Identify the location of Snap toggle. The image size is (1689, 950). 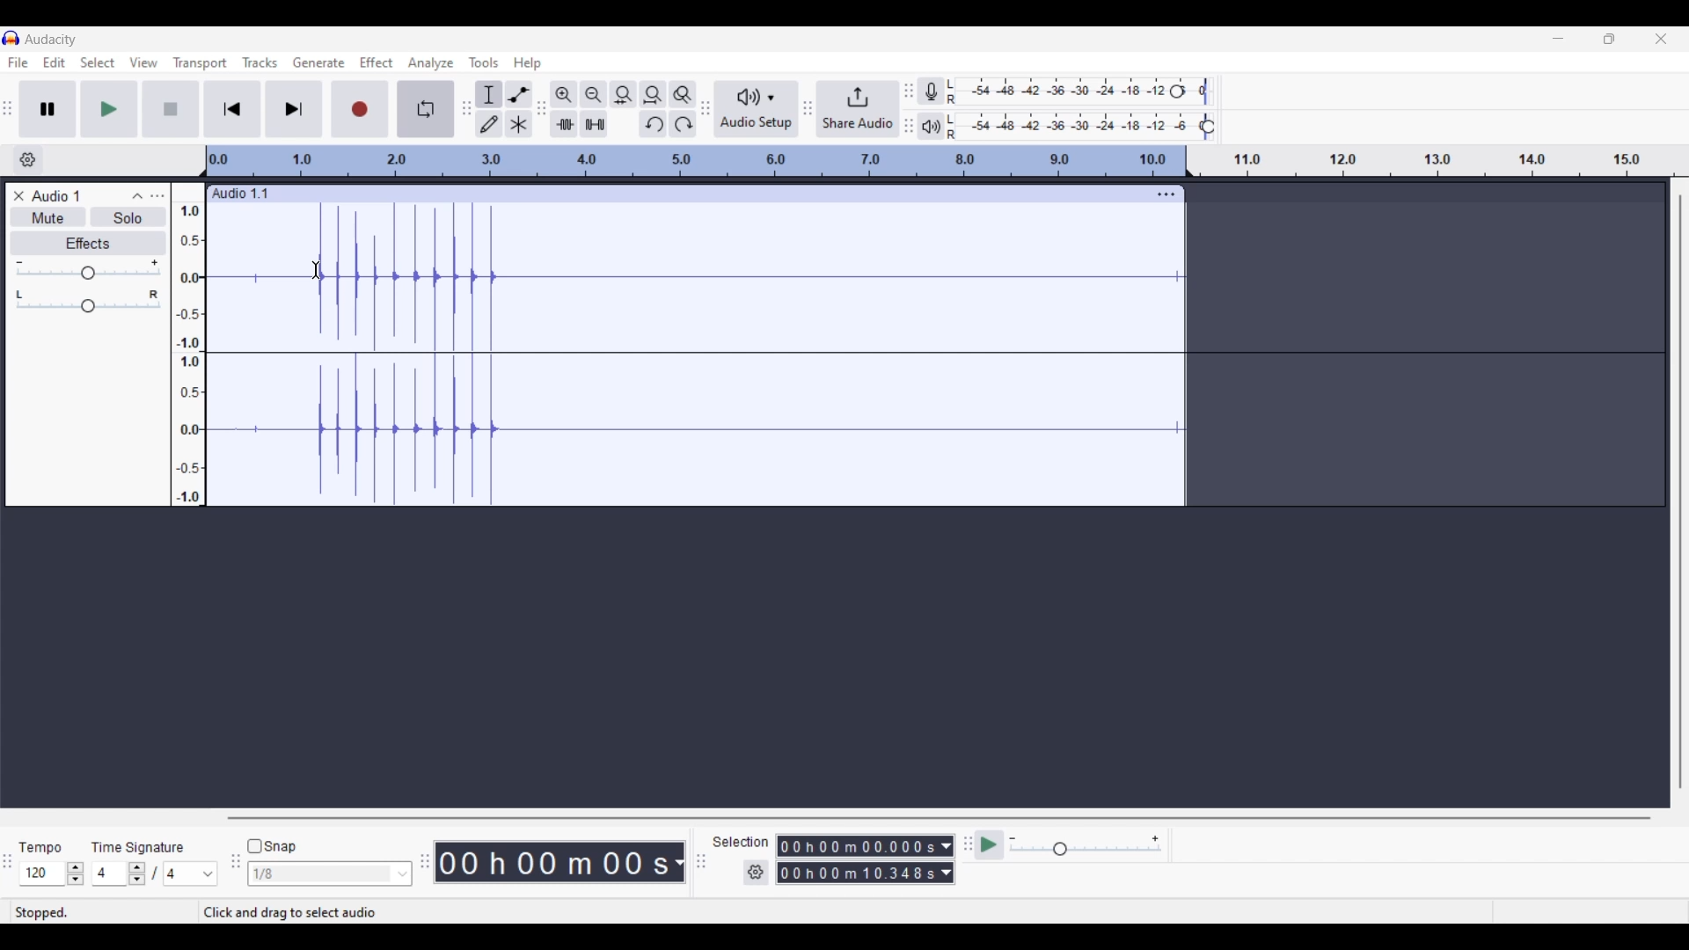
(272, 847).